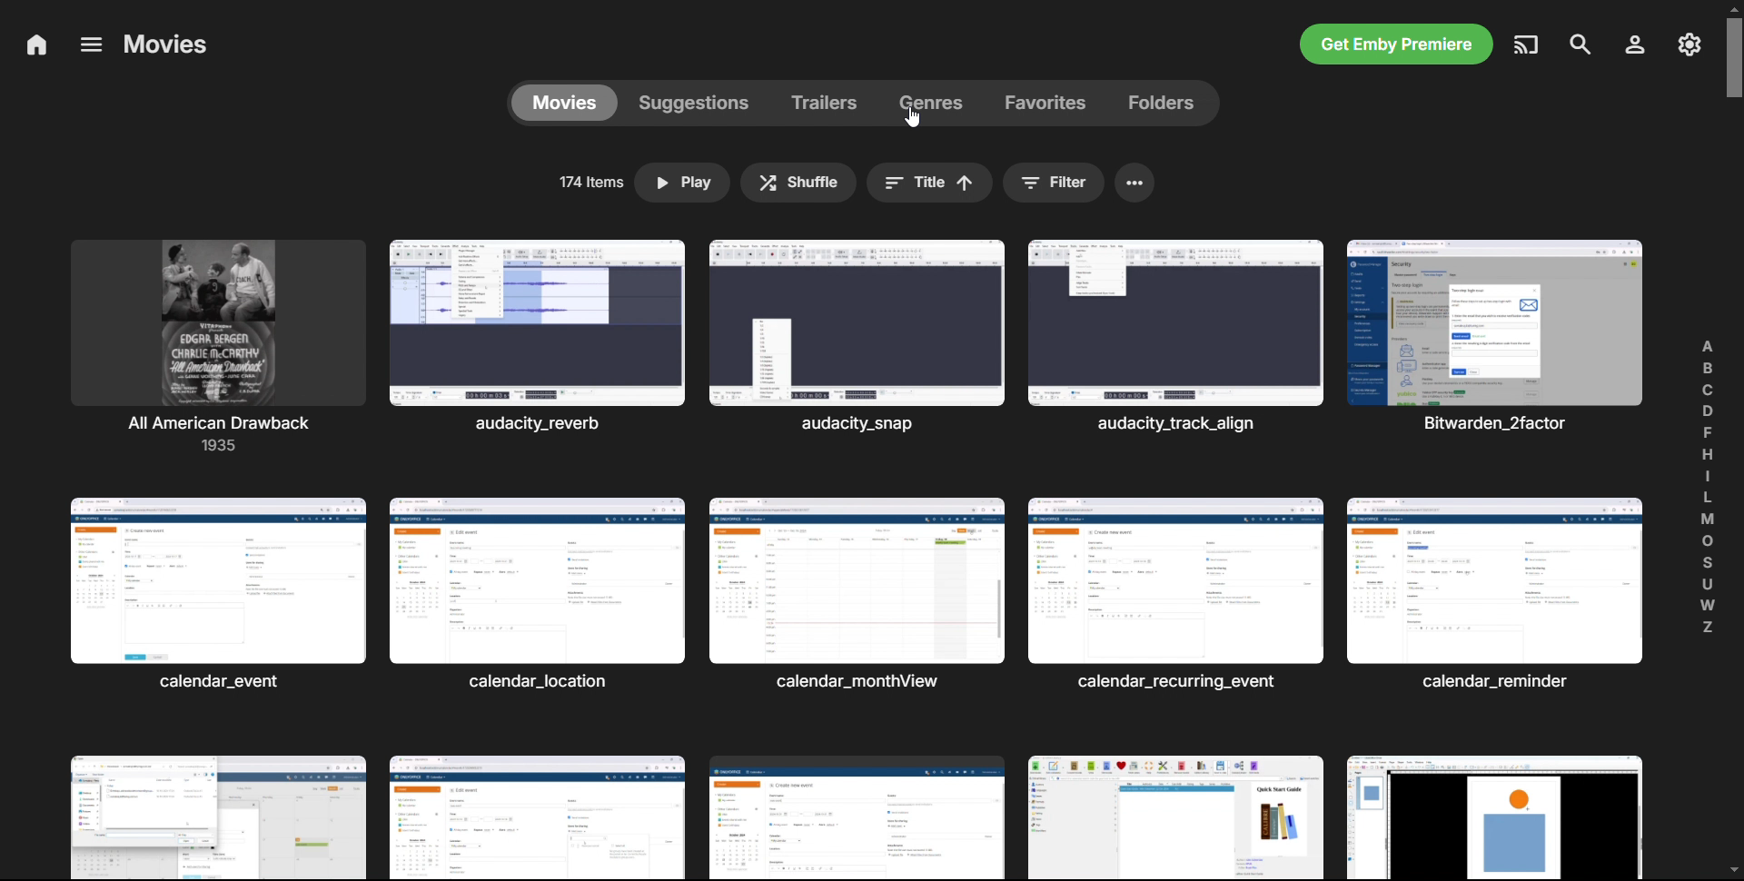 The height and width of the screenshot is (881, 1744). Describe the element at coordinates (36, 46) in the screenshot. I see `home` at that location.